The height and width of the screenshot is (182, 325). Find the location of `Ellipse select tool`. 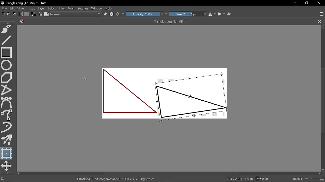

Ellipse select tool is located at coordinates (7, 64).